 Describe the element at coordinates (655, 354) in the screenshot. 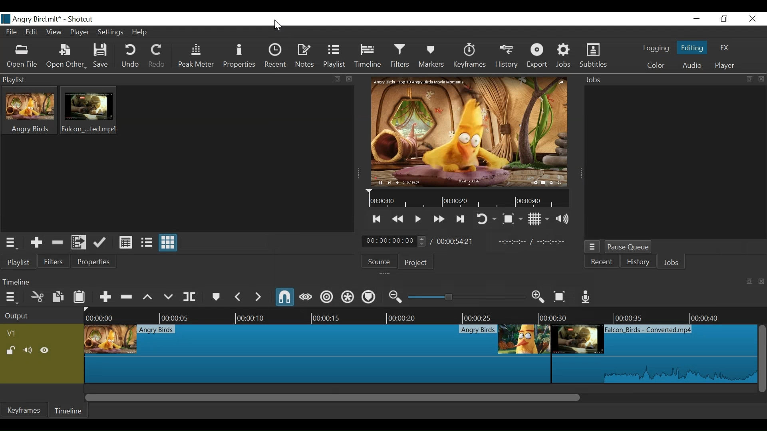

I see `Clip ` at that location.